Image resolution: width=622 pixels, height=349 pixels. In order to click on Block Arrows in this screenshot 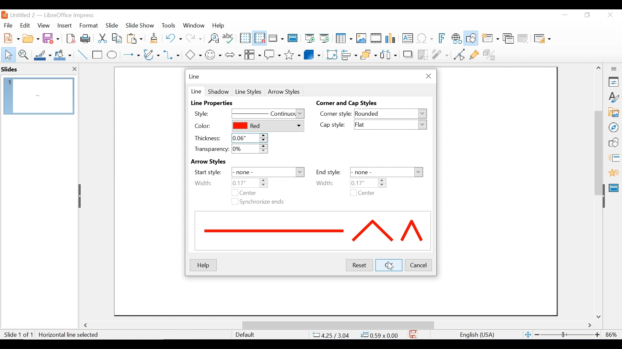, I will do `click(233, 54)`.